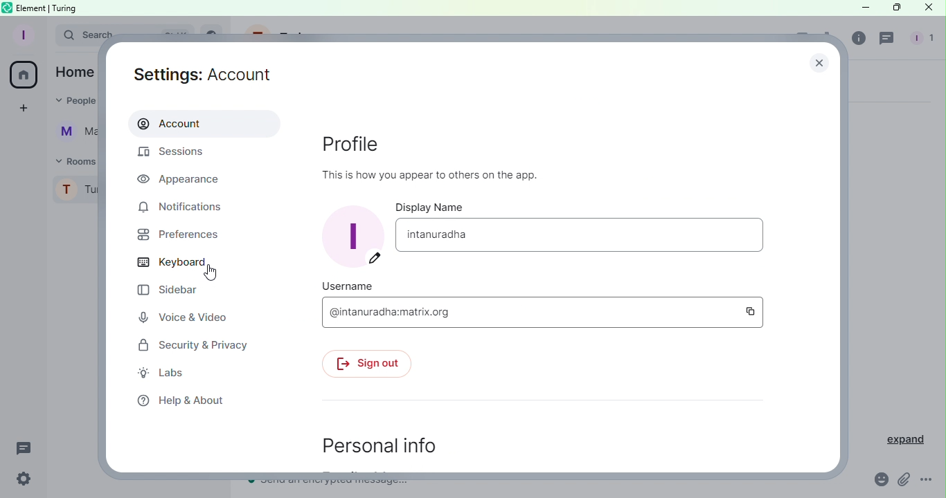 The width and height of the screenshot is (946, 498). Describe the element at coordinates (26, 450) in the screenshot. I see `Threads` at that location.